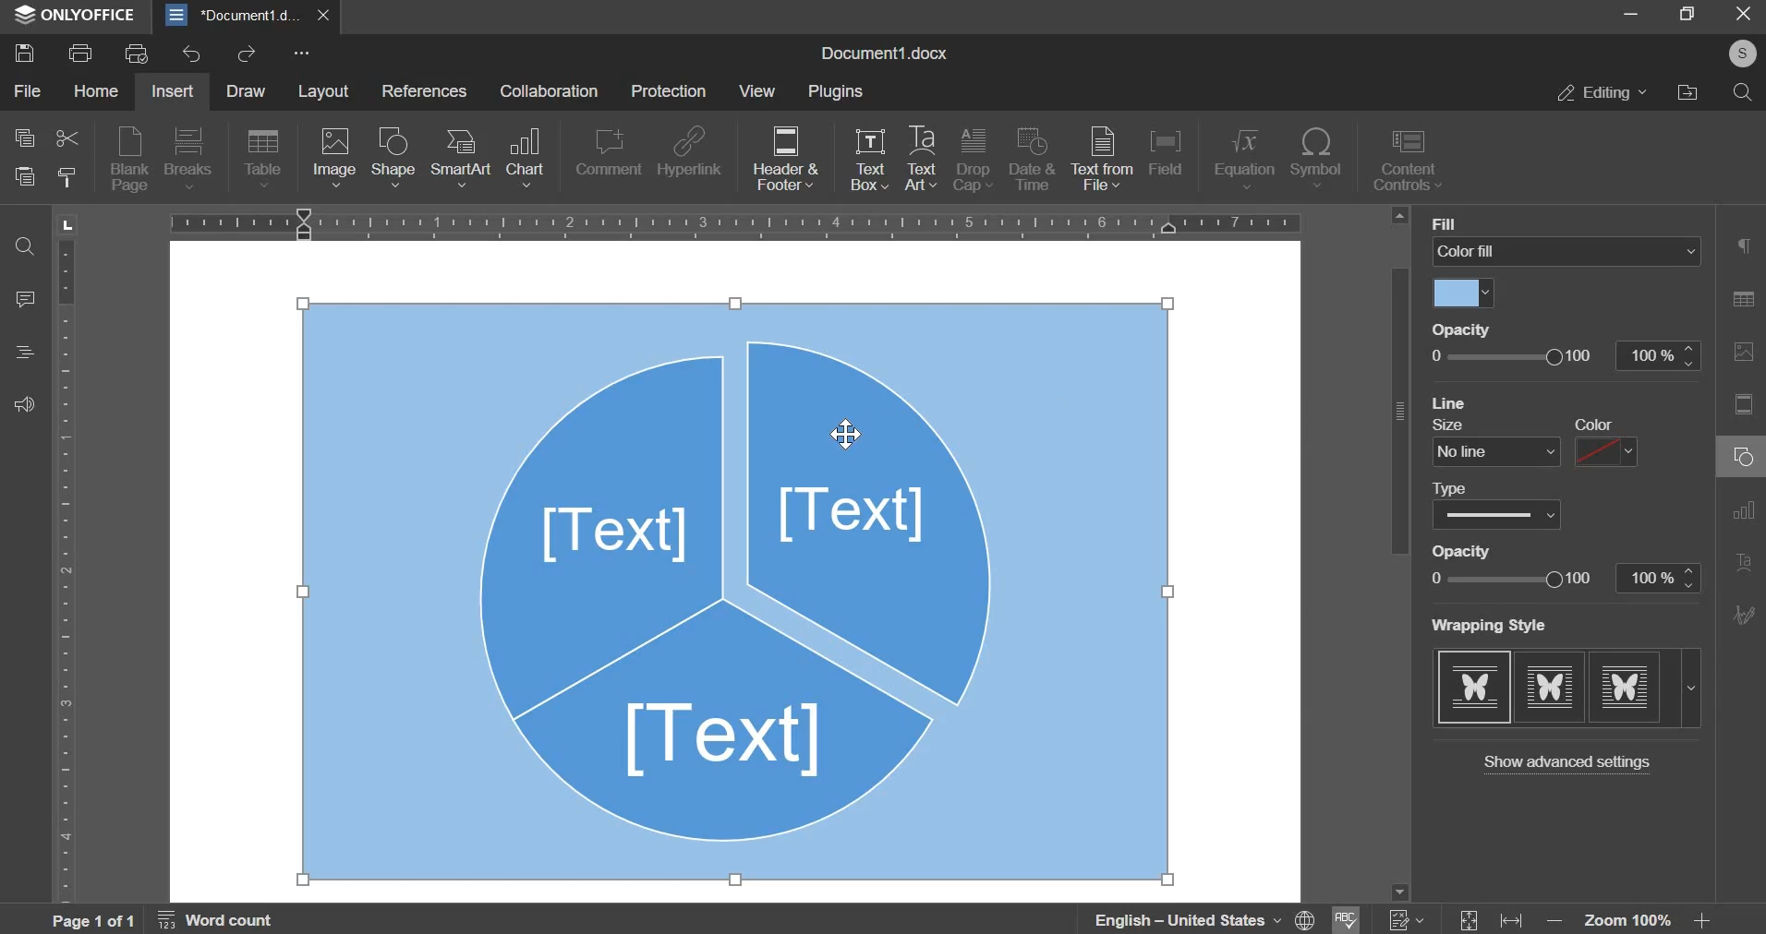 Image resolution: width=1766 pixels, height=934 pixels. What do you see at coordinates (607, 151) in the screenshot?
I see `comment` at bounding box center [607, 151].